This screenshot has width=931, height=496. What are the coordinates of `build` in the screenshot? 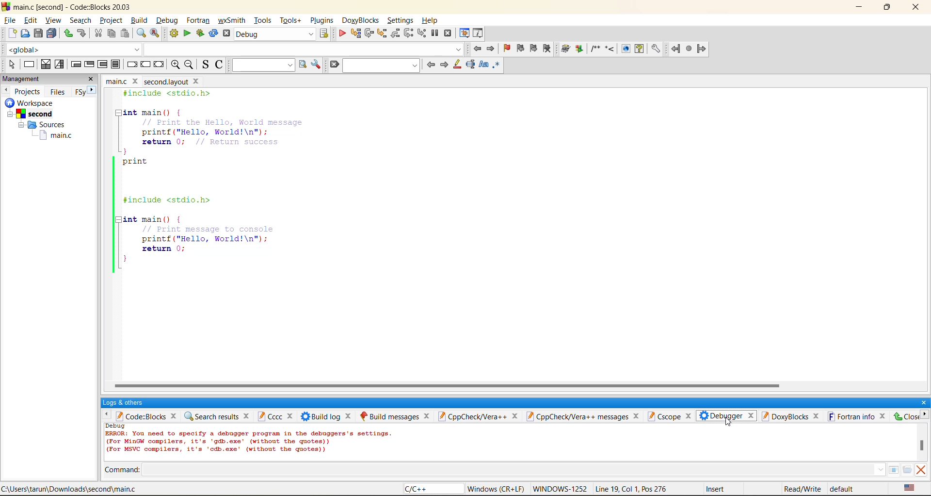 It's located at (139, 22).